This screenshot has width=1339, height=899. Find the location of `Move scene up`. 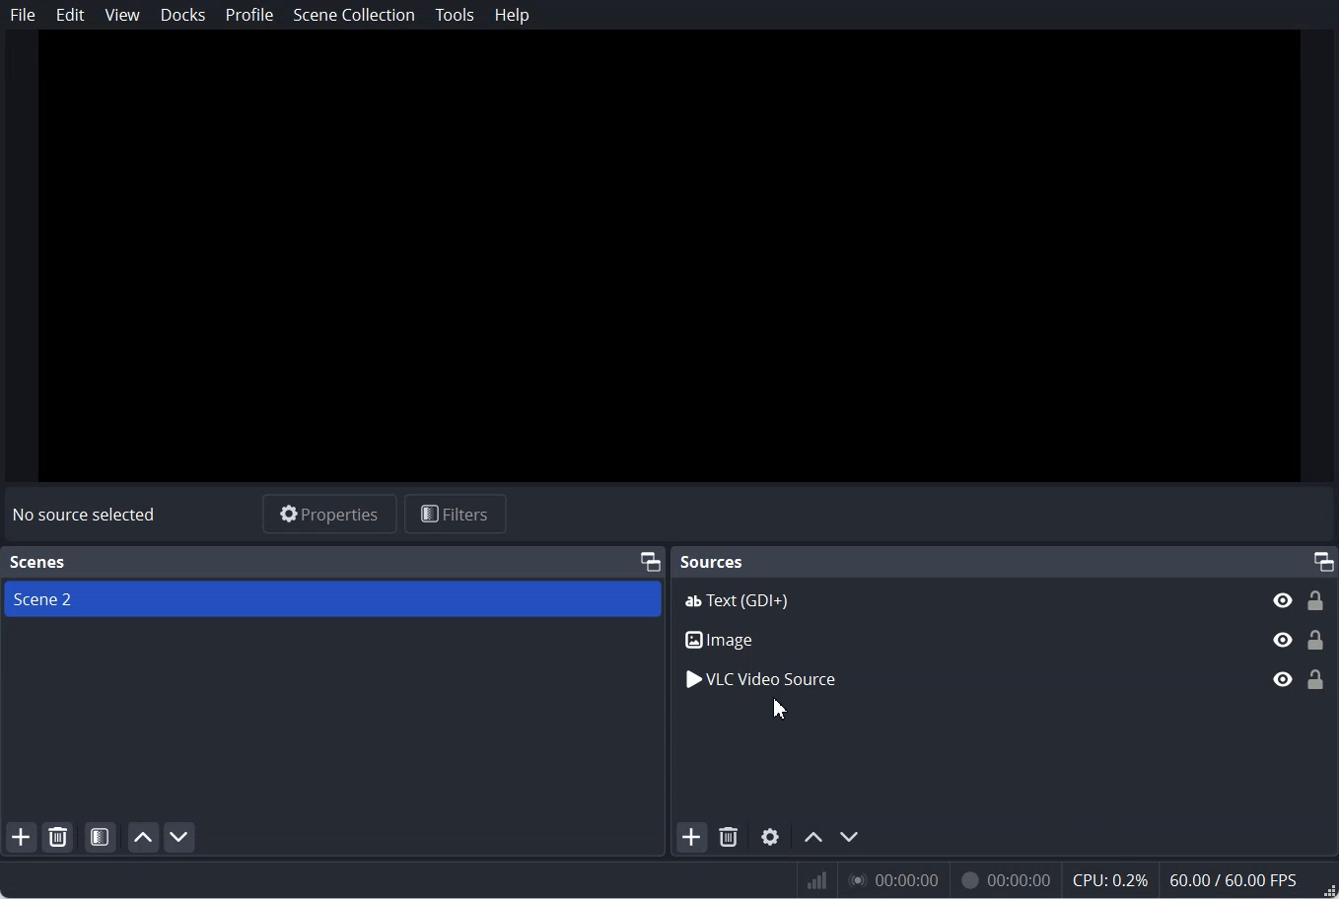

Move scene up is located at coordinates (144, 837).